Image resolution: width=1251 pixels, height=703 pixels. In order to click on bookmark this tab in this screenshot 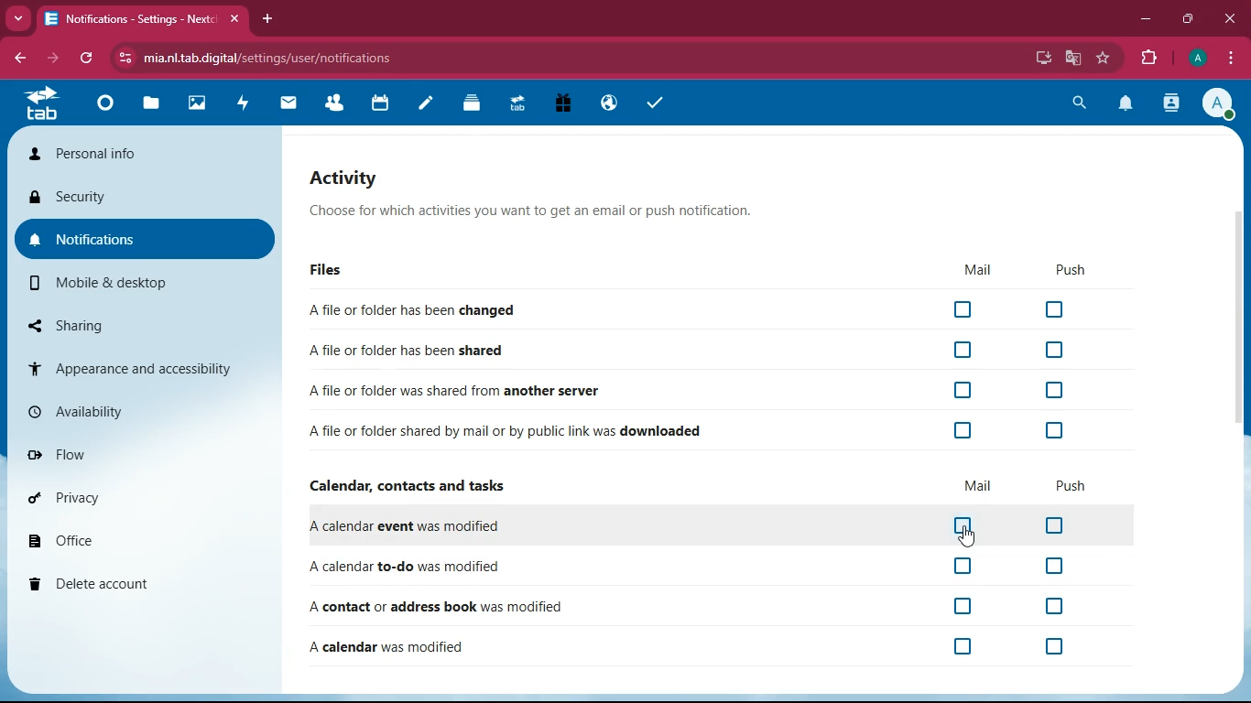, I will do `click(1104, 56)`.